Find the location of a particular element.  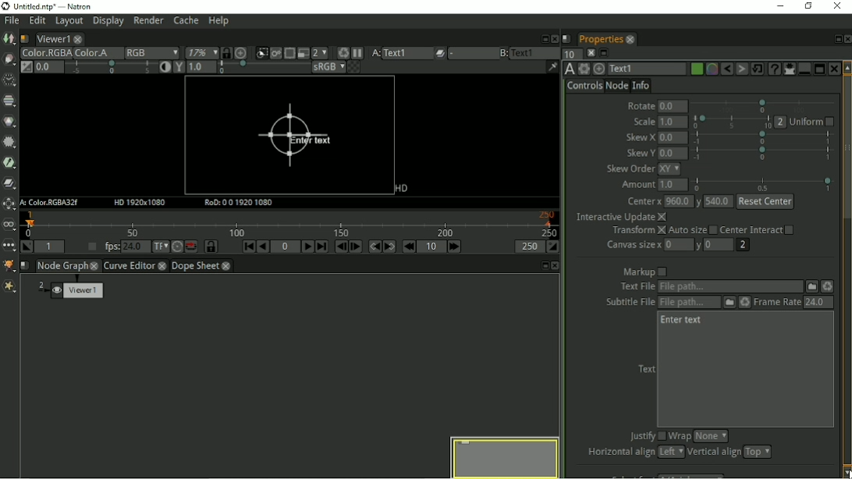

Interactive Update is located at coordinates (622, 217).